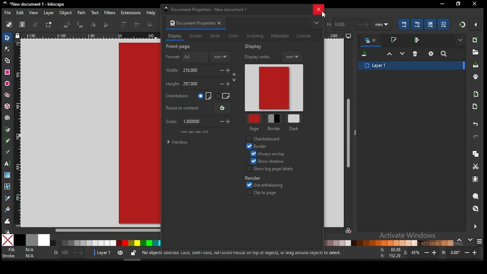 The width and height of the screenshot is (487, 274). What do you see at coordinates (136, 25) in the screenshot?
I see `raise` at bounding box center [136, 25].